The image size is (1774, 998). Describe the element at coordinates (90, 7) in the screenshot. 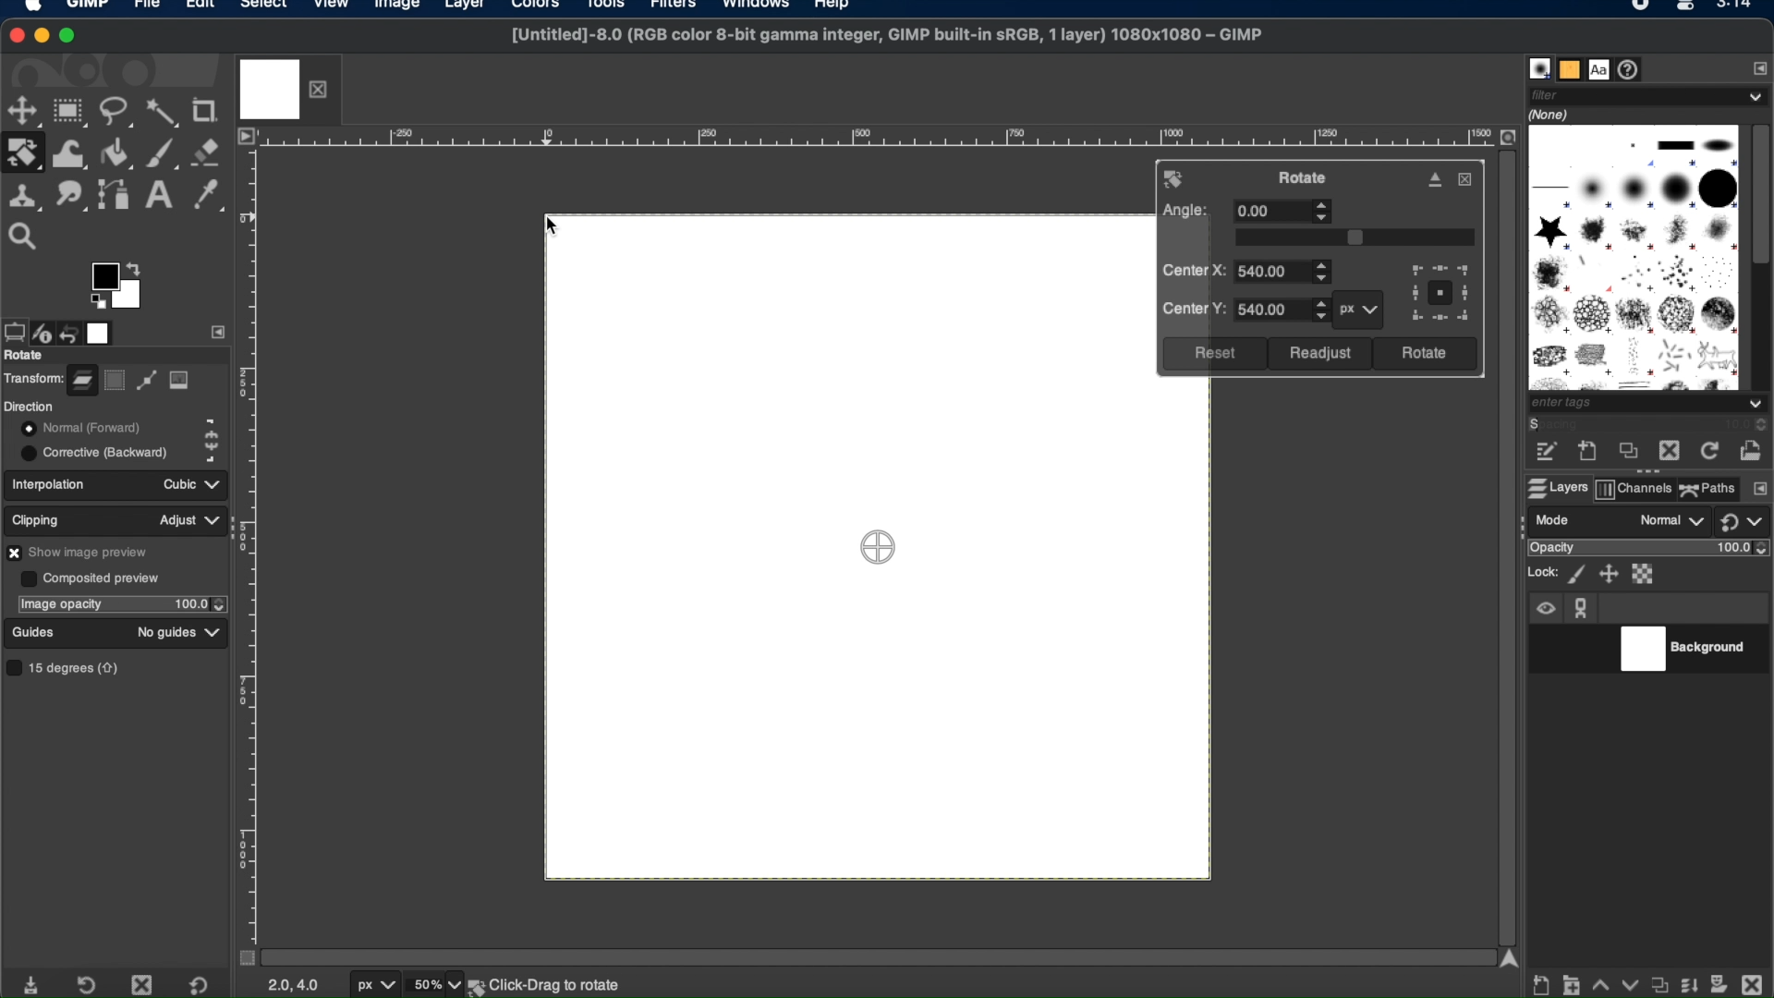

I see `GIMP` at that location.